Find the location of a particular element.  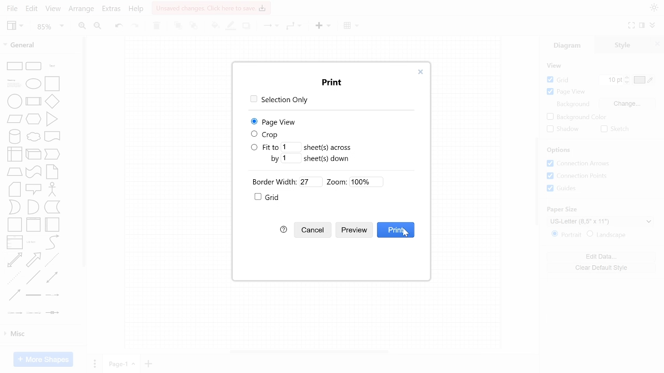

Square is located at coordinates (52, 84).